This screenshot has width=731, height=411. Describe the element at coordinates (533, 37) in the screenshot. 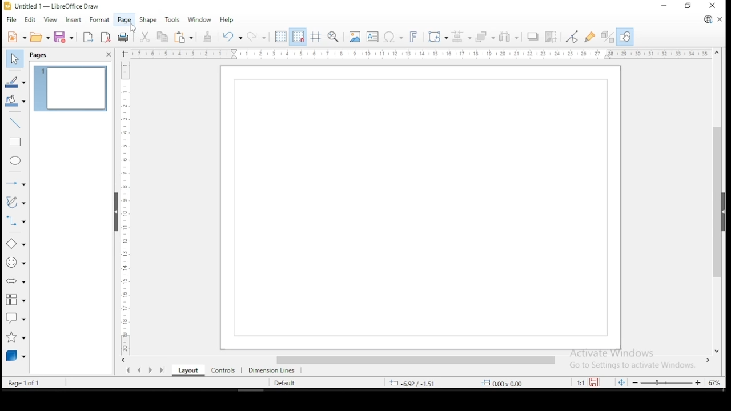

I see `shadow` at that location.